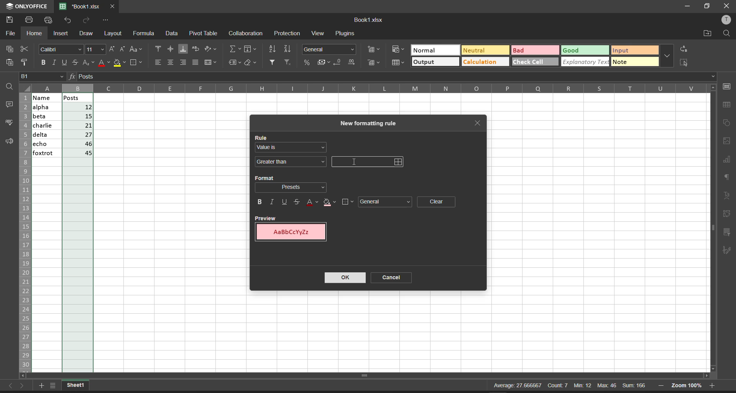 This screenshot has height=393, width=736. What do you see at coordinates (30, 20) in the screenshot?
I see `print` at bounding box center [30, 20].